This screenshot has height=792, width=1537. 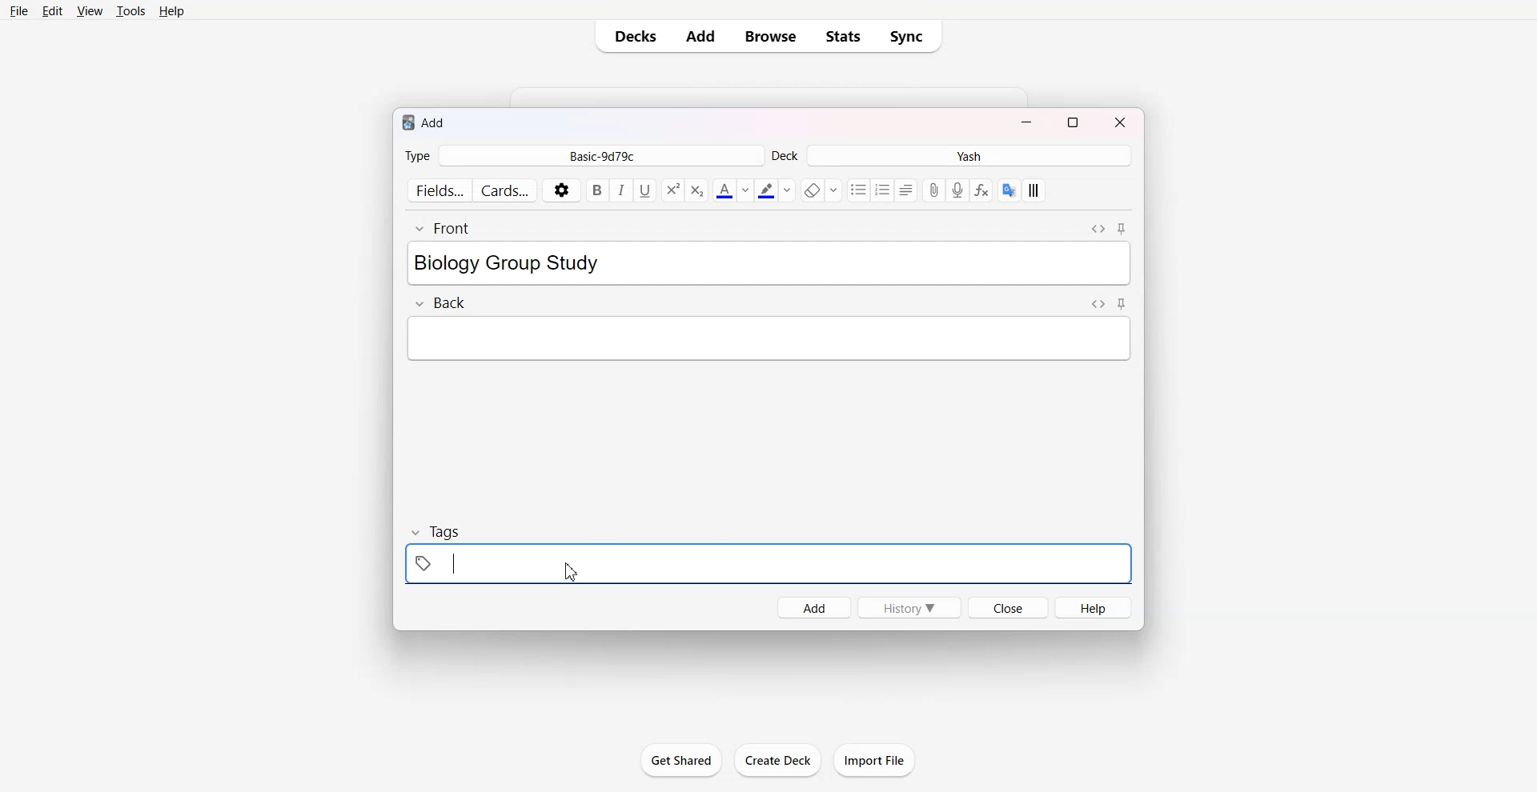 I want to click on Subscript, so click(x=672, y=190).